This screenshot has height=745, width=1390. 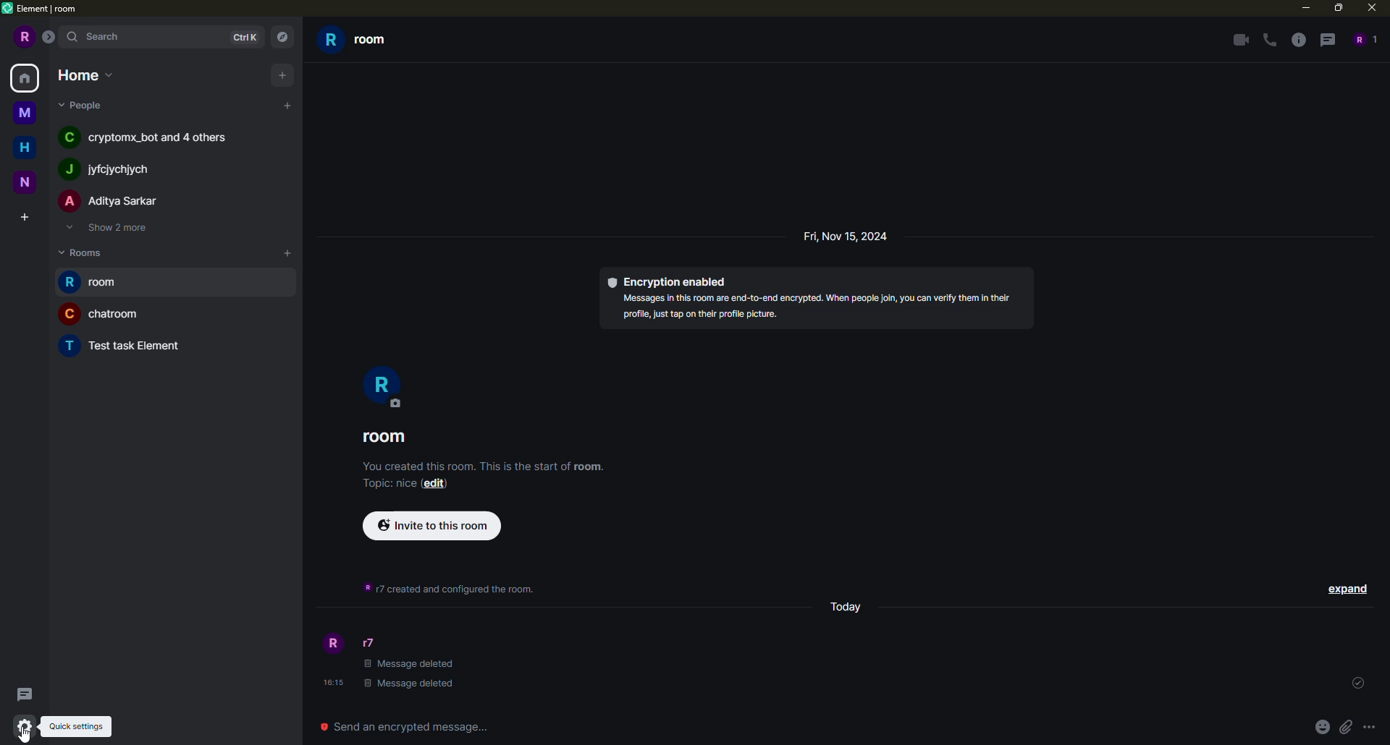 What do you see at coordinates (848, 605) in the screenshot?
I see `day` at bounding box center [848, 605].